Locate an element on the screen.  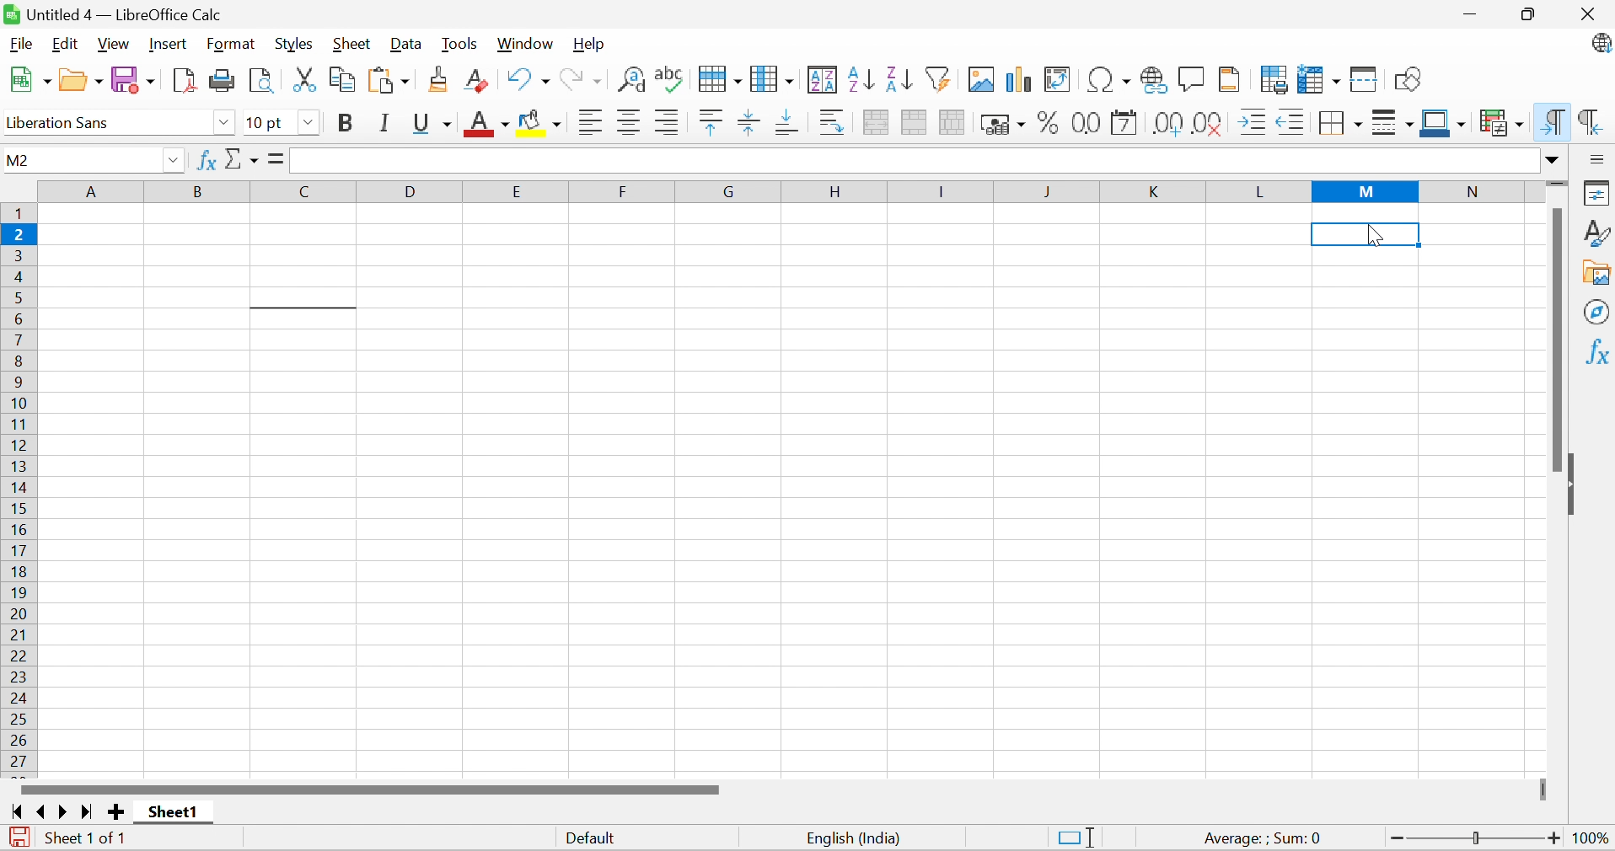
Split window is located at coordinates (1365, 81).